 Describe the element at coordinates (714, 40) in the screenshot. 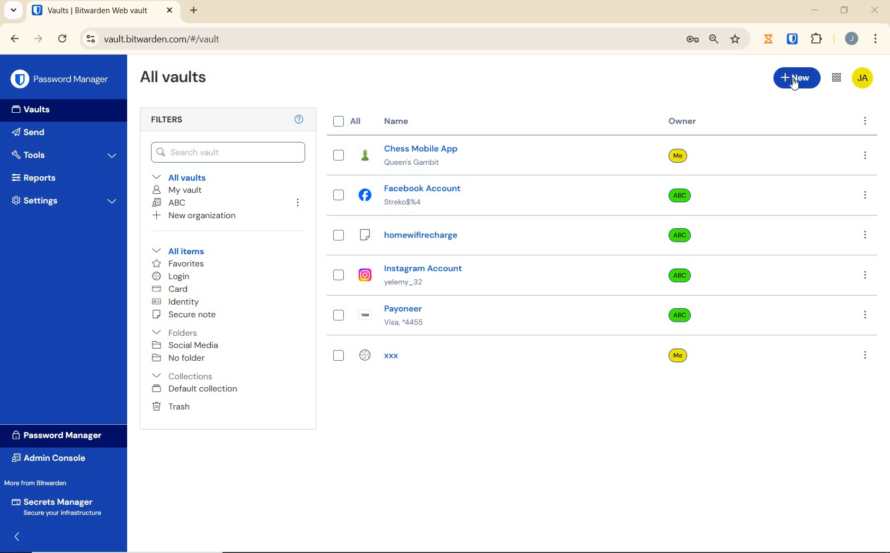

I see `zoom` at that location.